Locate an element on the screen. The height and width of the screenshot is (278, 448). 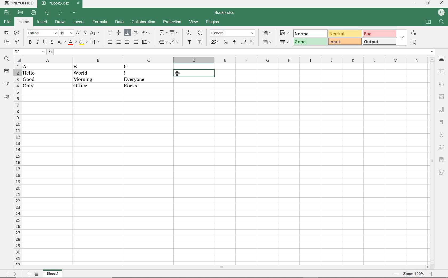
accounting style is located at coordinates (215, 43).